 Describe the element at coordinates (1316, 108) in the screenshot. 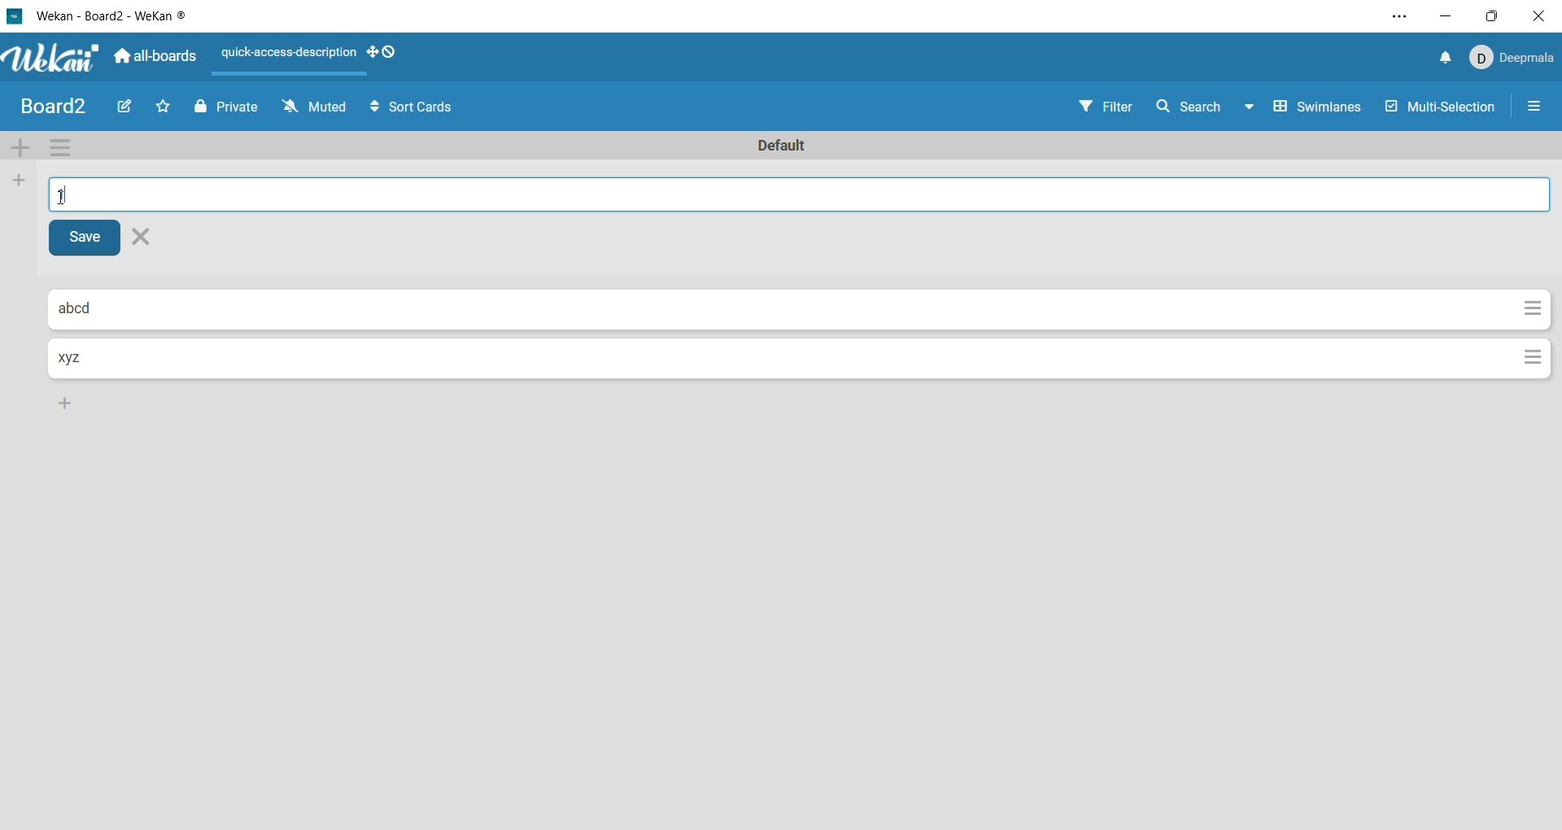

I see `swimlanes` at that location.